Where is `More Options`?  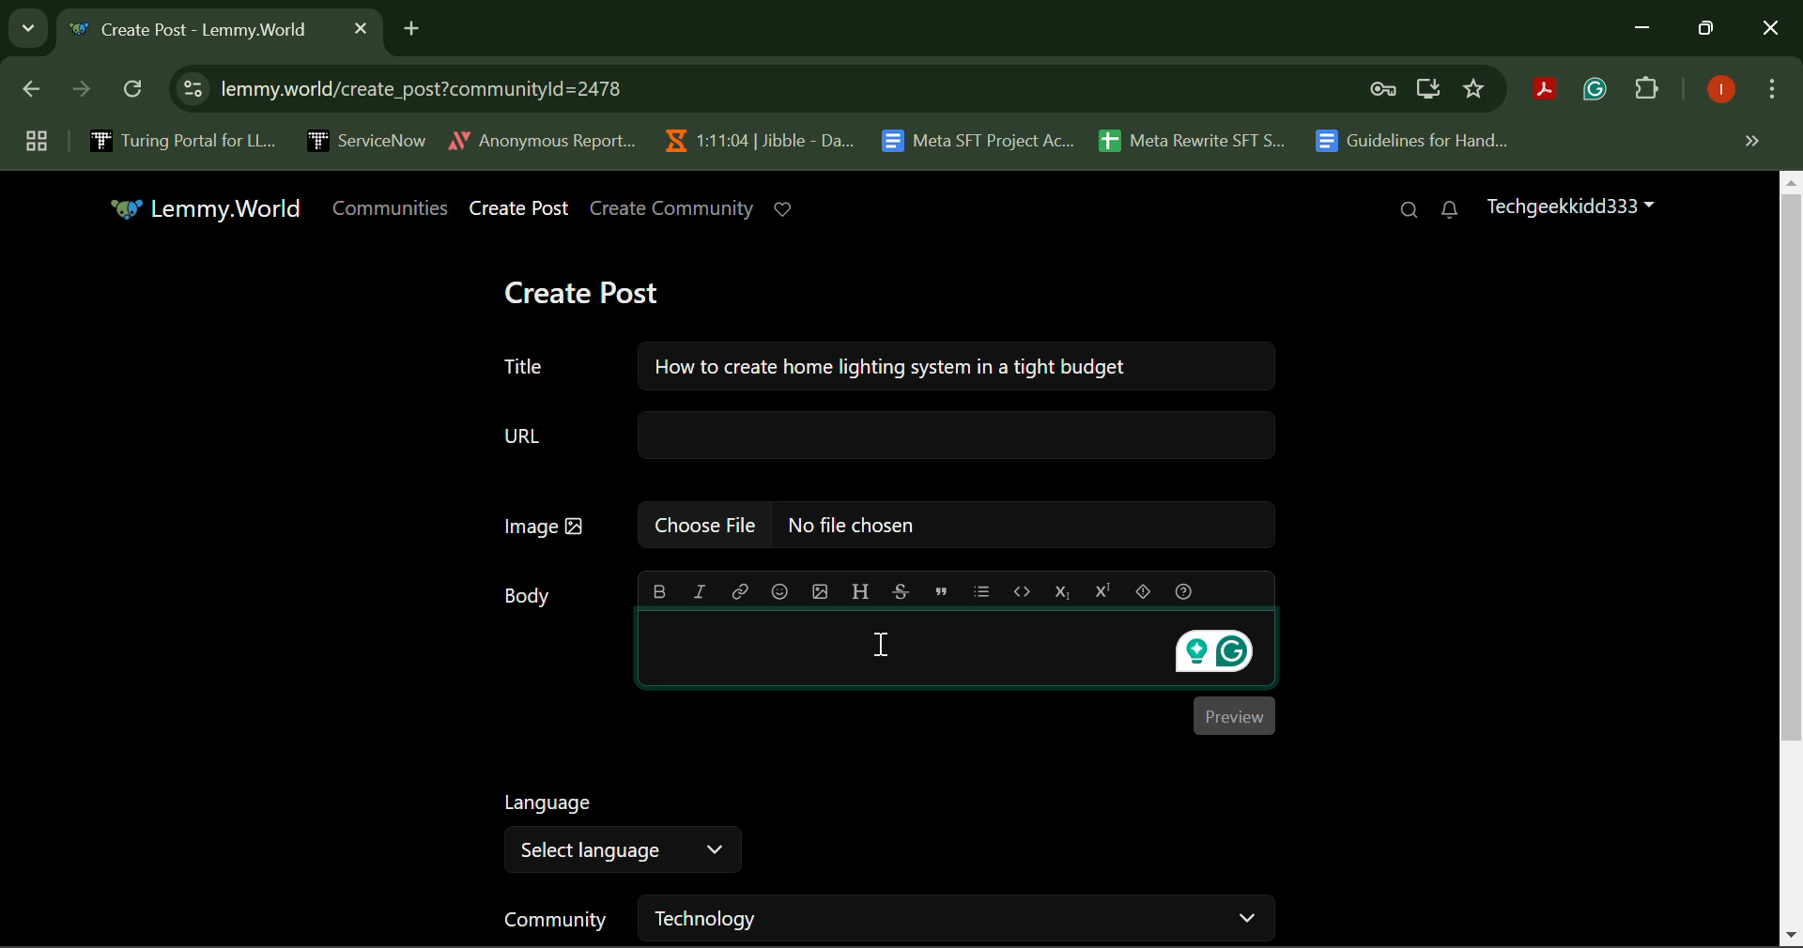
More Options is located at coordinates (1770, 93).